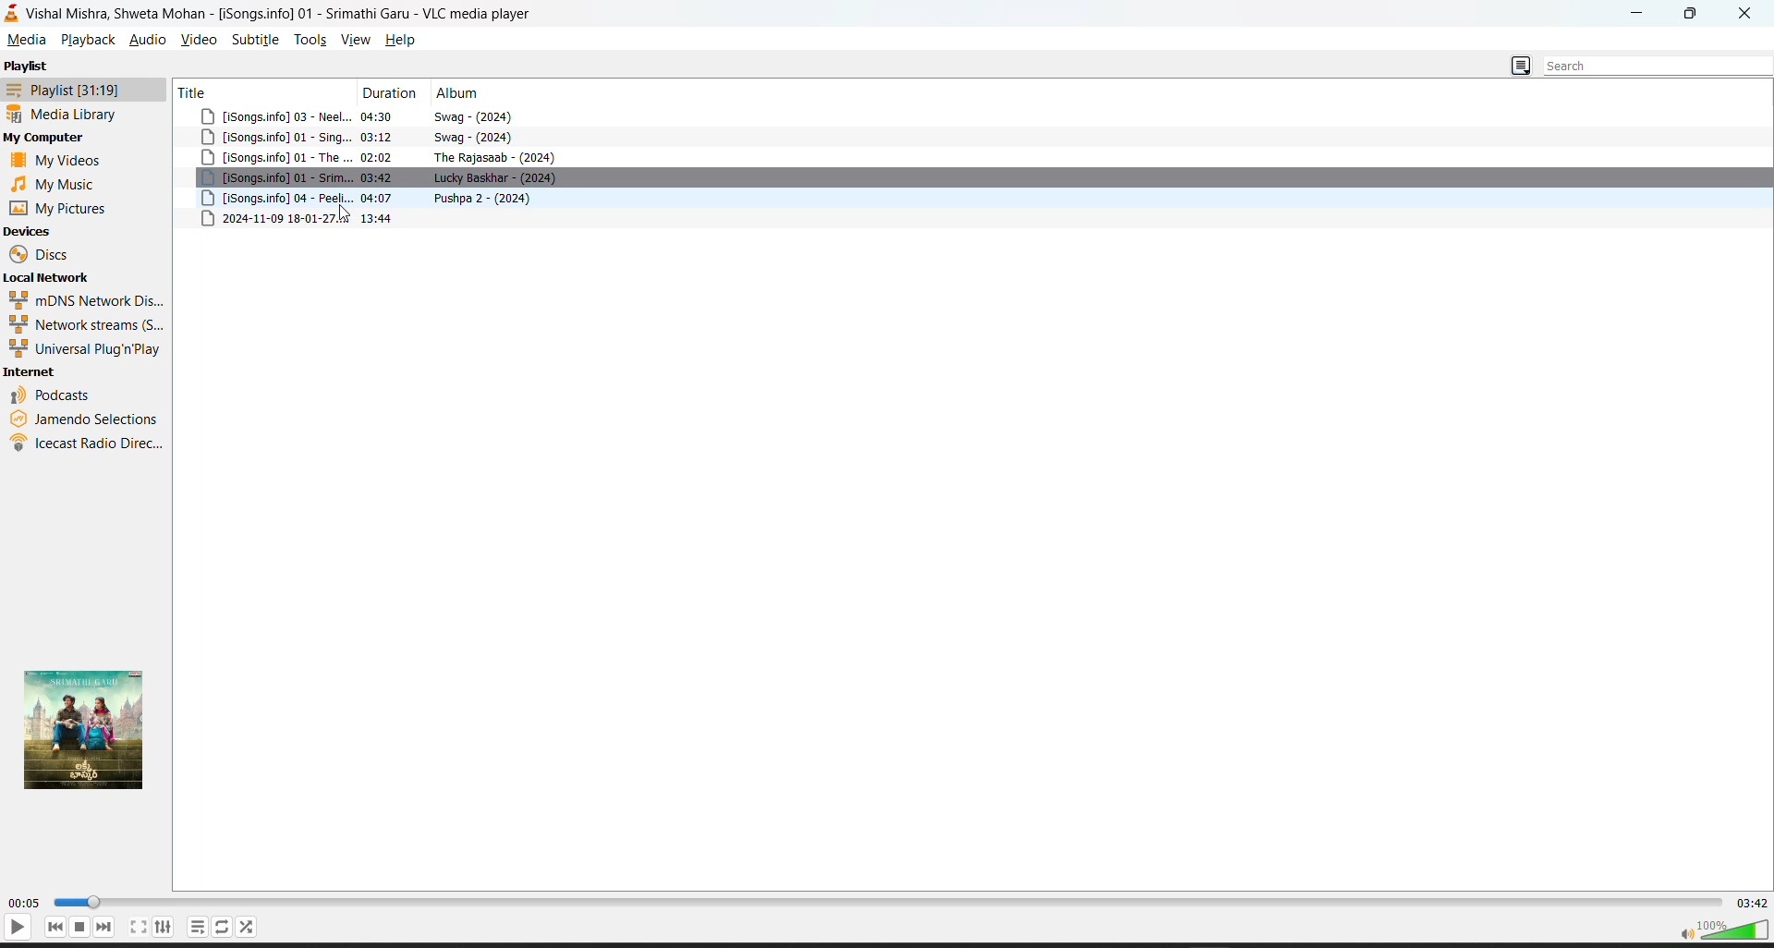 The width and height of the screenshot is (1774, 948). Describe the element at coordinates (196, 925) in the screenshot. I see `playlist` at that location.